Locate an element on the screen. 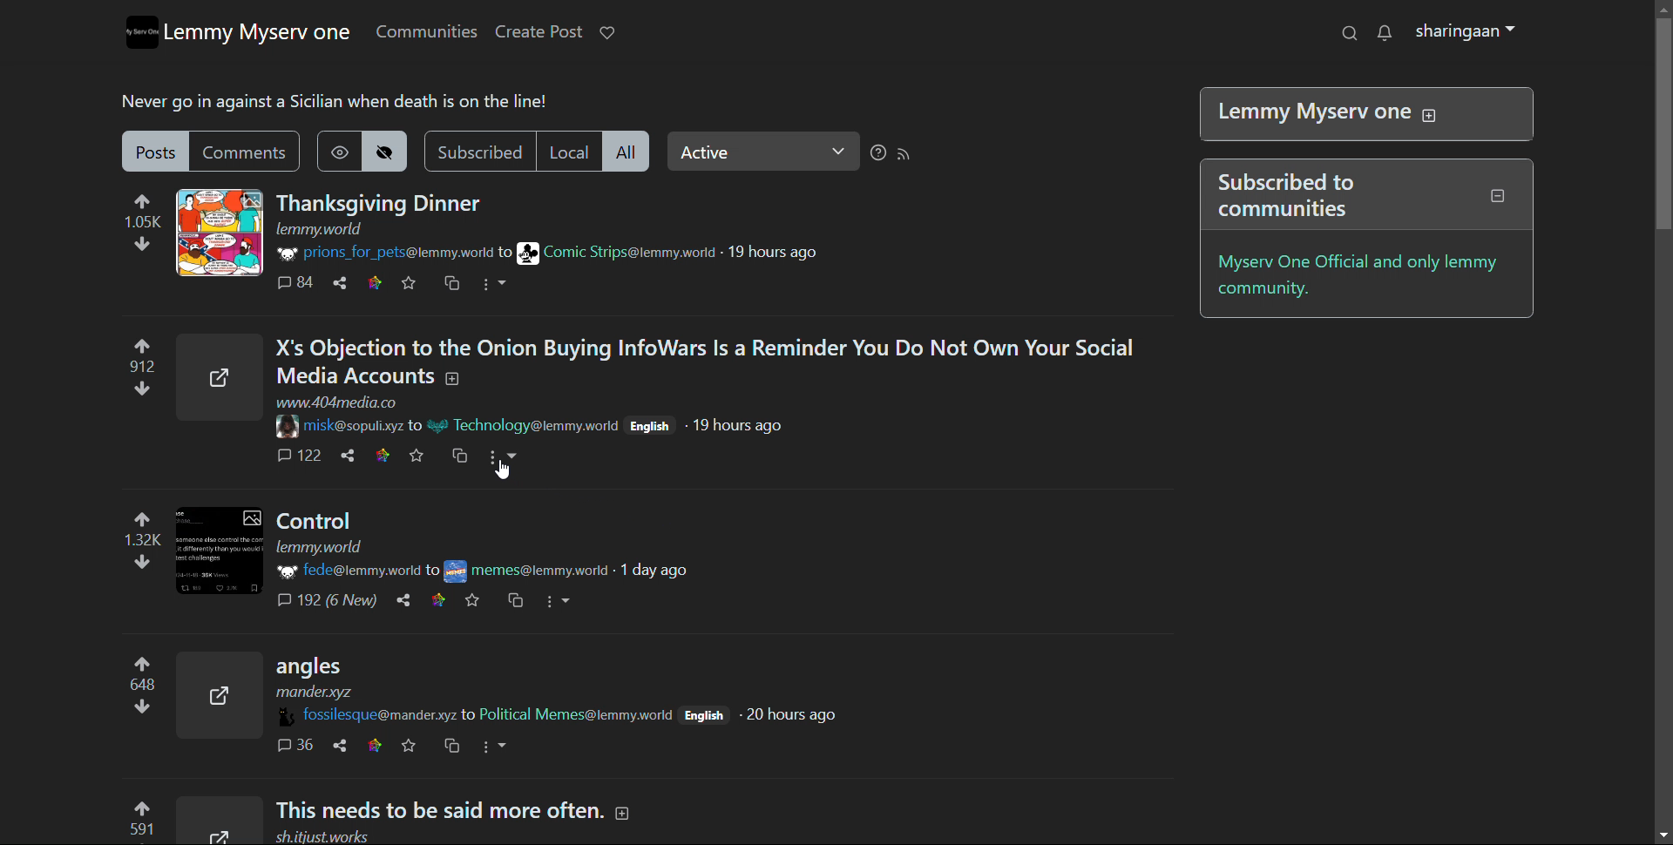  sharingaan(profile) is located at coordinates (1466, 32).